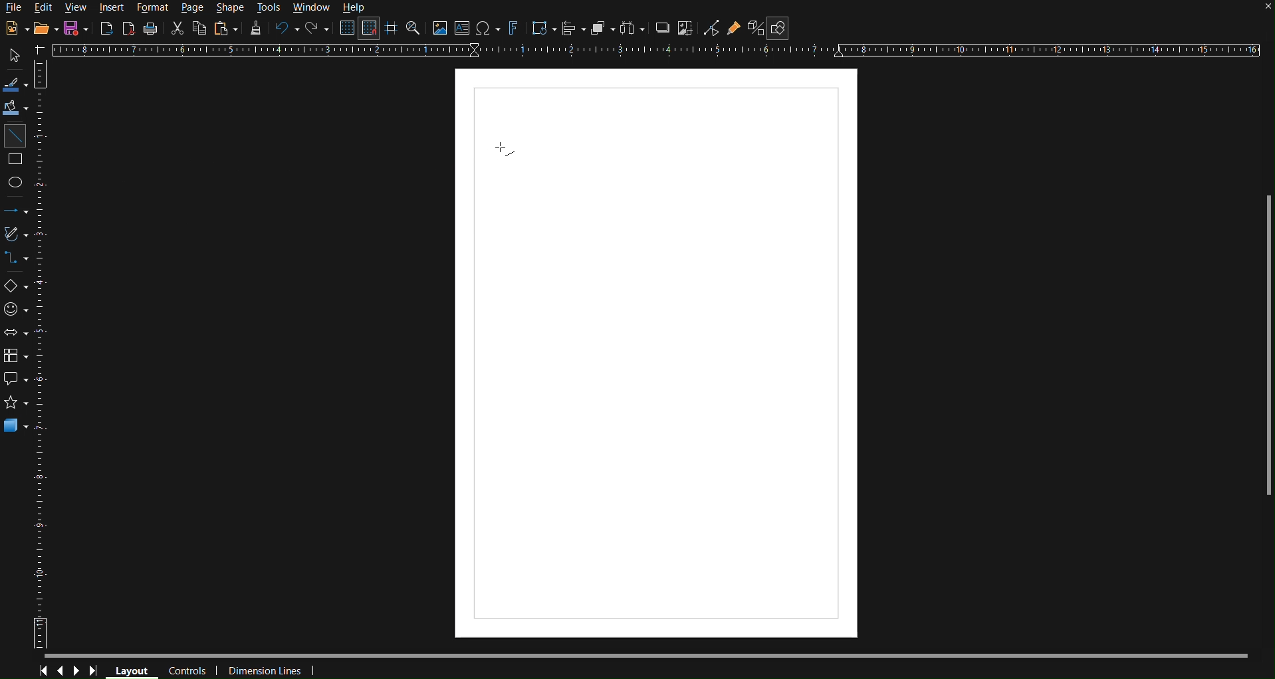 The width and height of the screenshot is (1275, 679). I want to click on Paste, so click(225, 29).